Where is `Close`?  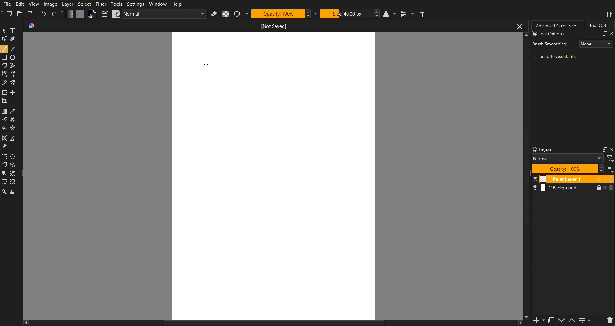
Close is located at coordinates (611, 150).